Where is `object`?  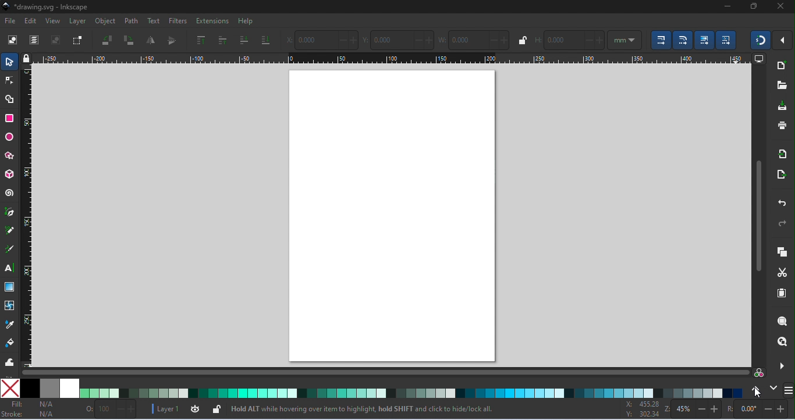
object is located at coordinates (105, 22).